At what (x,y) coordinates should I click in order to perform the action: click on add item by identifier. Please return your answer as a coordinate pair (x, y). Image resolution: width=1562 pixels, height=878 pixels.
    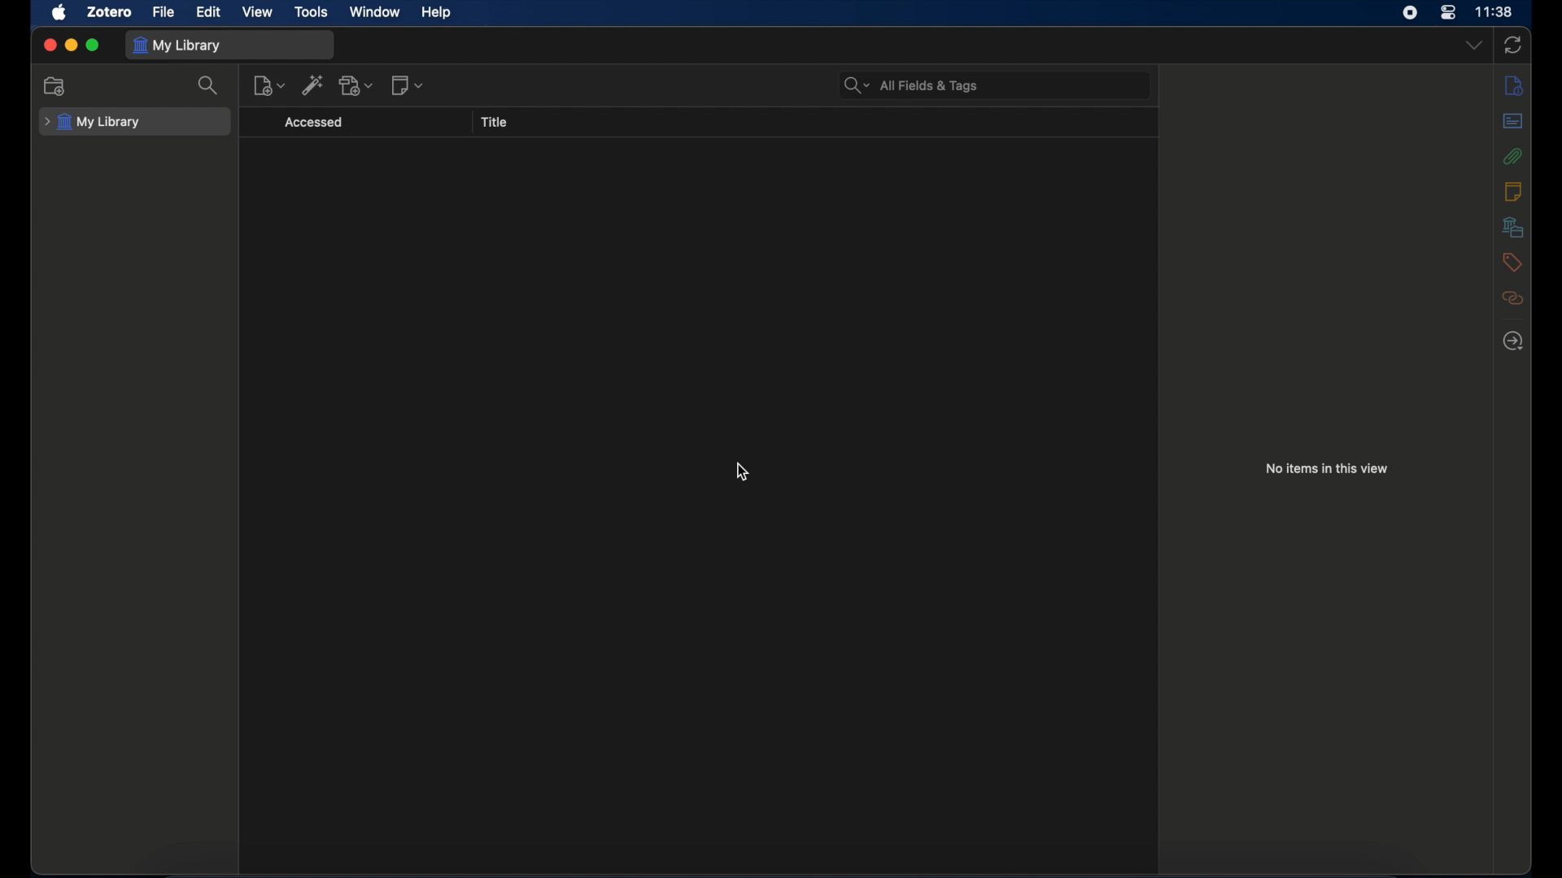
    Looking at the image, I should click on (313, 85).